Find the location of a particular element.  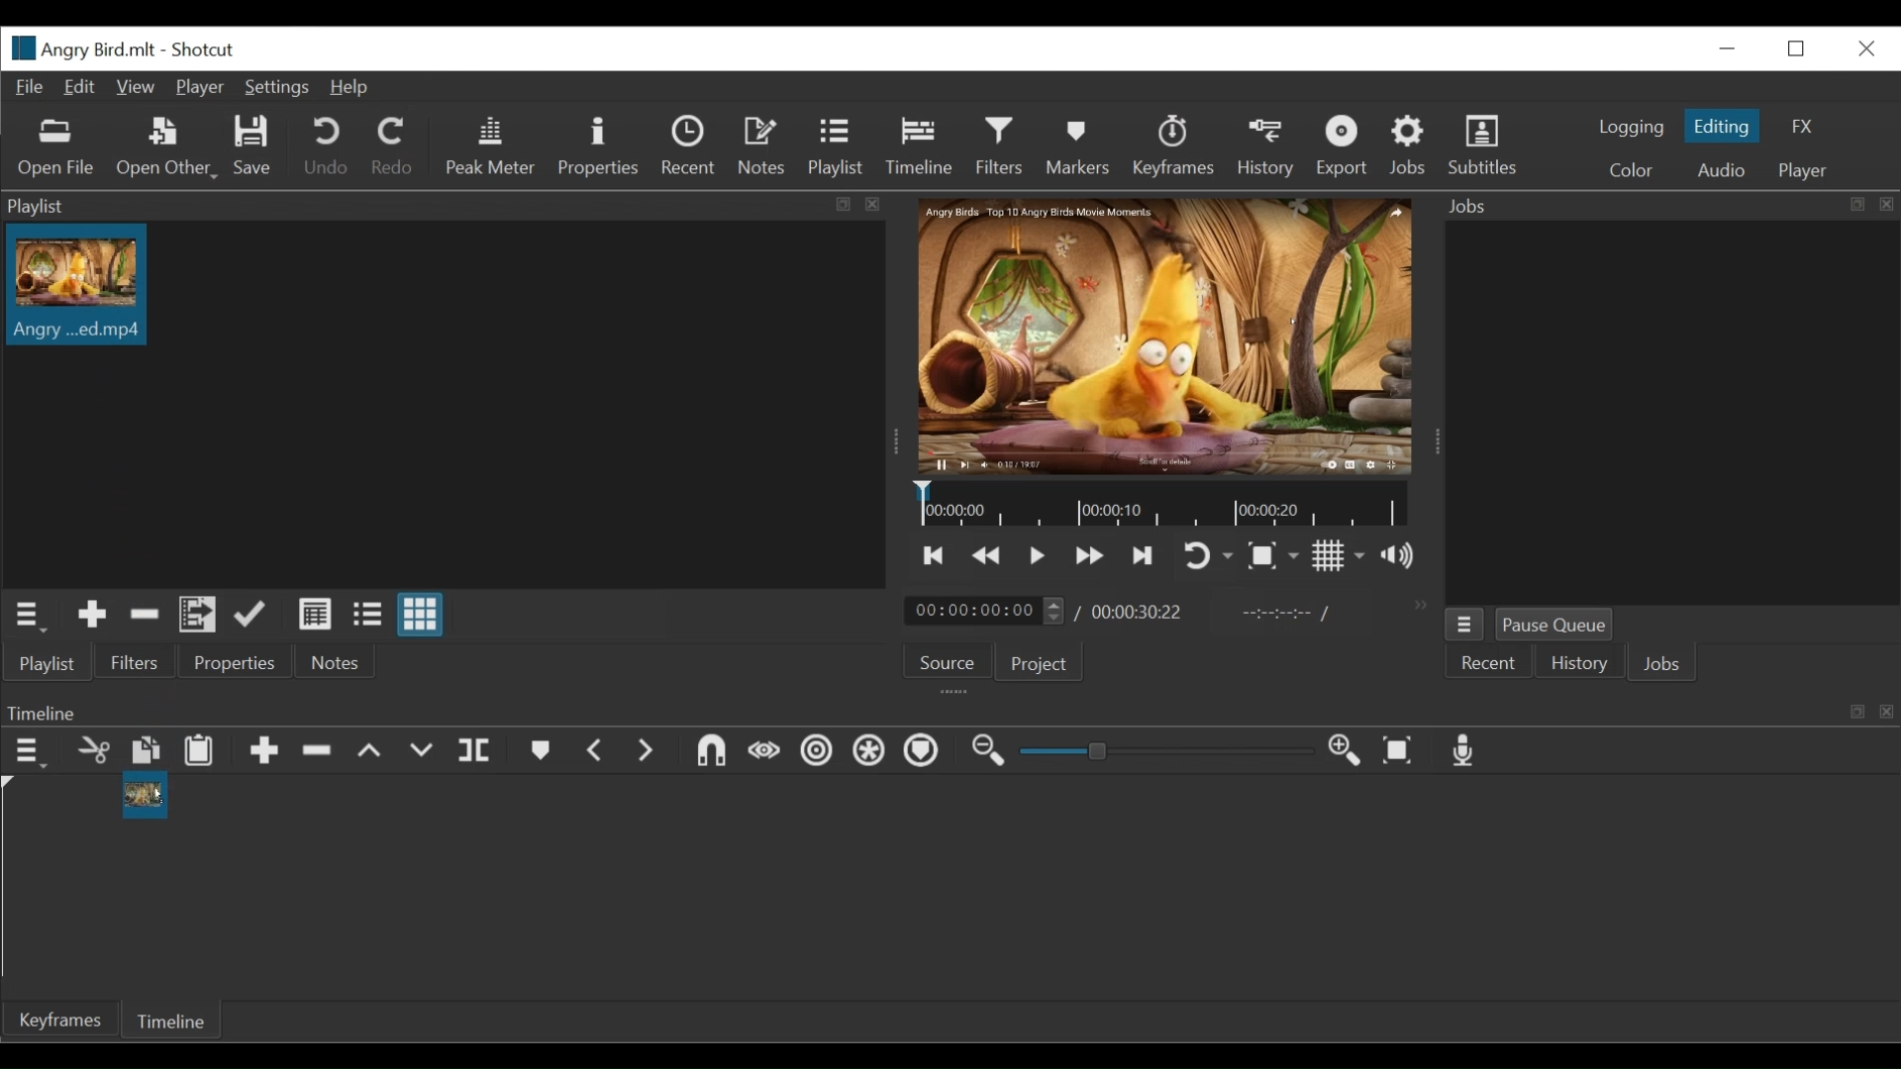

View is located at coordinates (134, 88).